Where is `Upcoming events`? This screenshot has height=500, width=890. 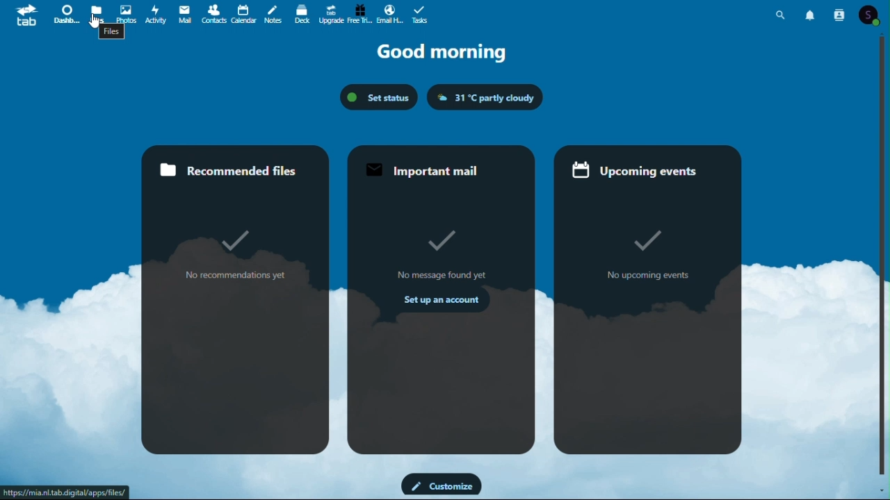
Upcoming events is located at coordinates (647, 172).